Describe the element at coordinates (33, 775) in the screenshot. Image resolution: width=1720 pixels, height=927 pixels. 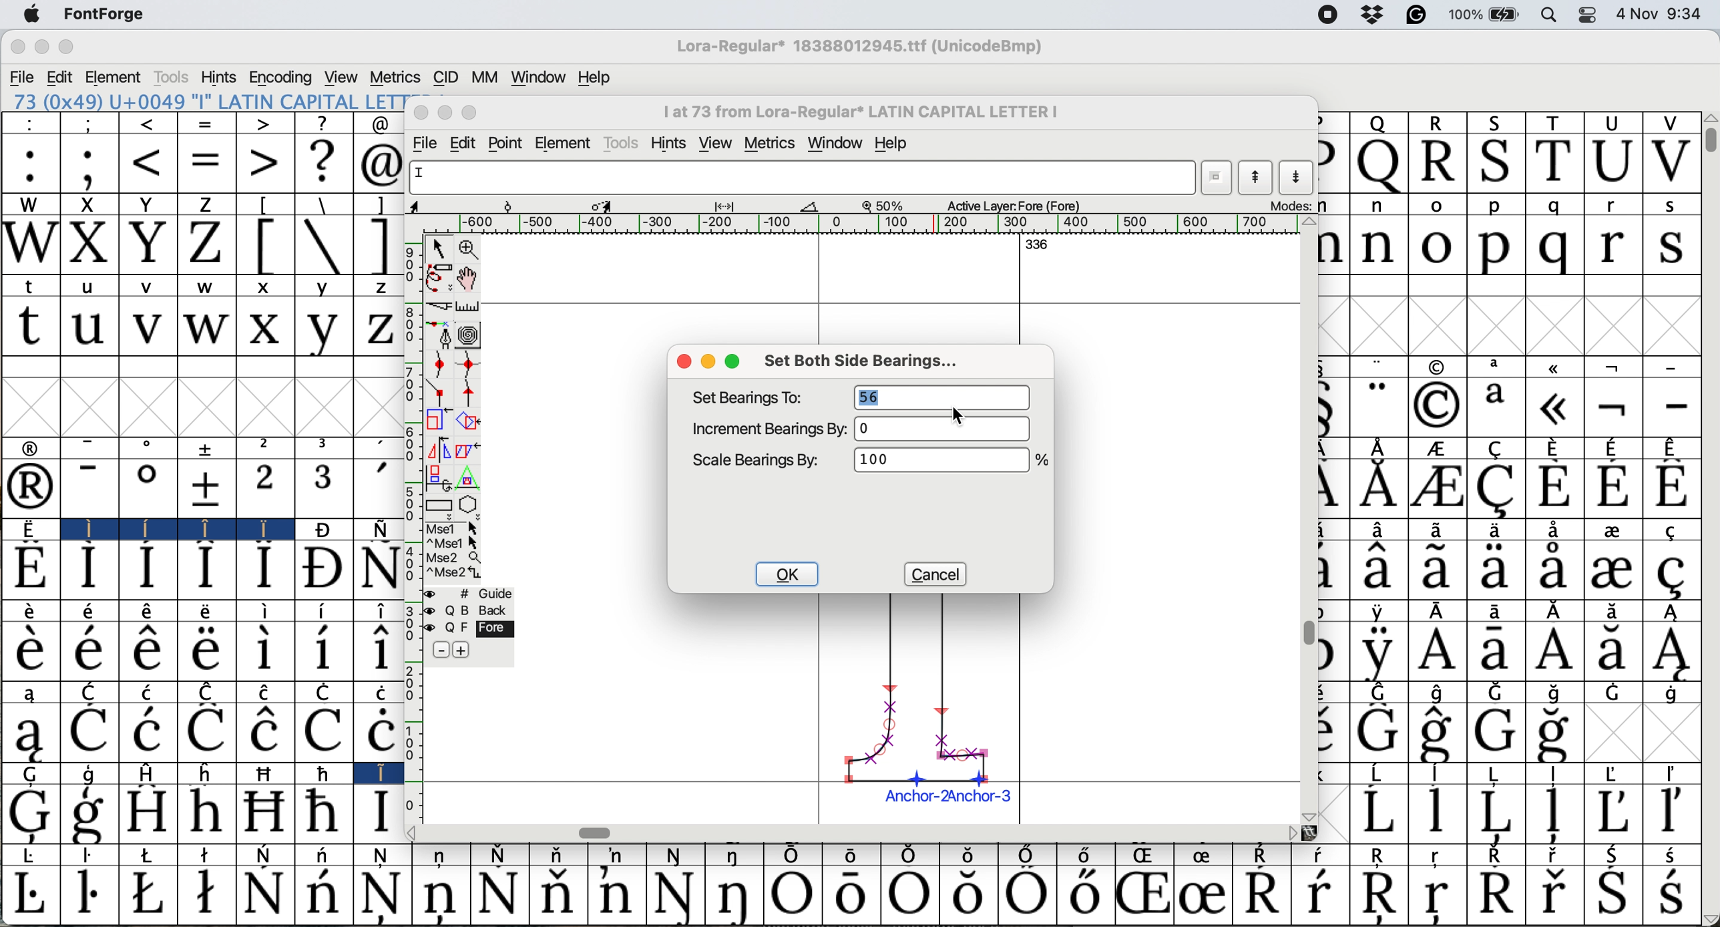
I see `G` at that location.